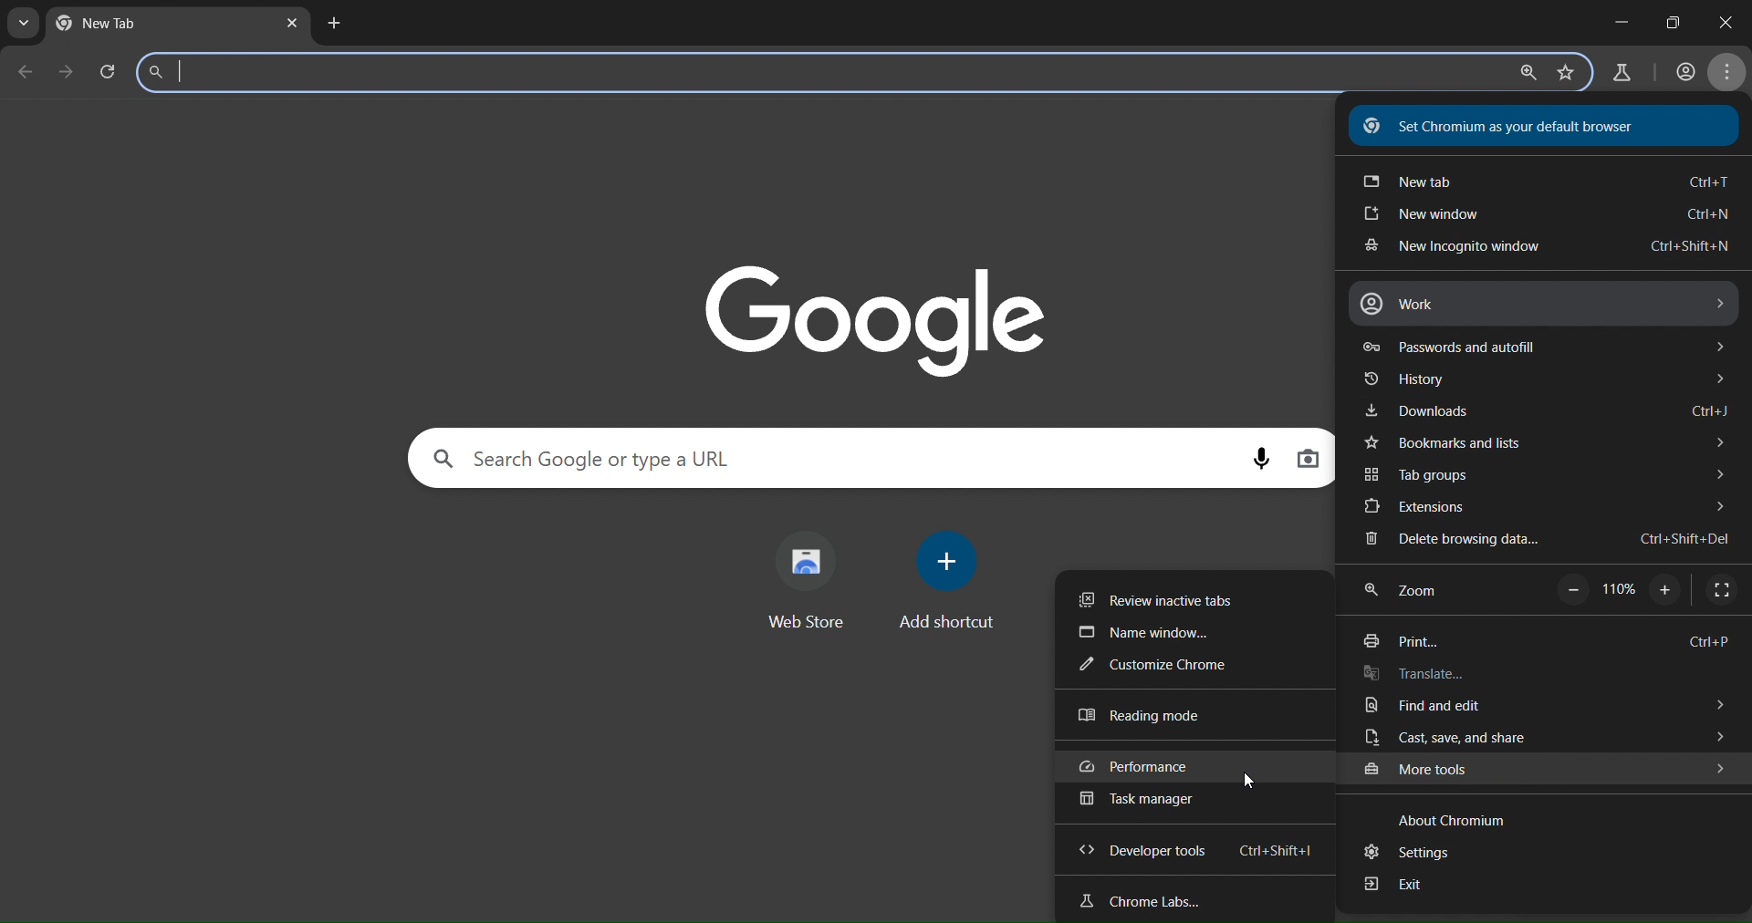 This screenshot has height=923, width=1752. What do you see at coordinates (1539, 381) in the screenshot?
I see `history` at bounding box center [1539, 381].